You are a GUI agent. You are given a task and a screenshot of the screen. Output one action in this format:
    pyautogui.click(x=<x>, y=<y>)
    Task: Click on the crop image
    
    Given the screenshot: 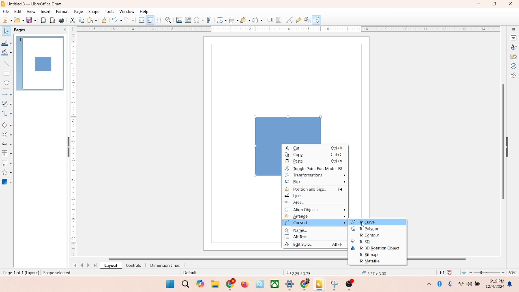 What is the action you would take?
    pyautogui.click(x=279, y=20)
    